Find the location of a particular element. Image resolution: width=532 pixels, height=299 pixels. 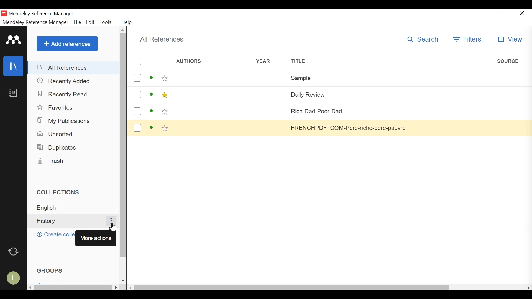

Rich-Dad-Poor-Dad is located at coordinates (389, 111).